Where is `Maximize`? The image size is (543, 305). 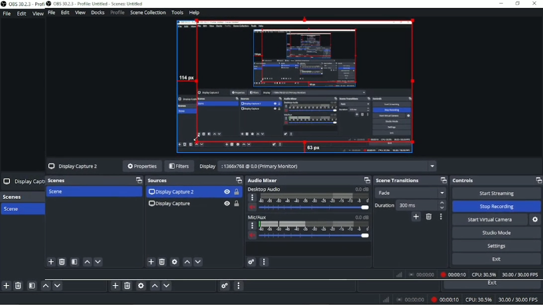
Maximize is located at coordinates (444, 180).